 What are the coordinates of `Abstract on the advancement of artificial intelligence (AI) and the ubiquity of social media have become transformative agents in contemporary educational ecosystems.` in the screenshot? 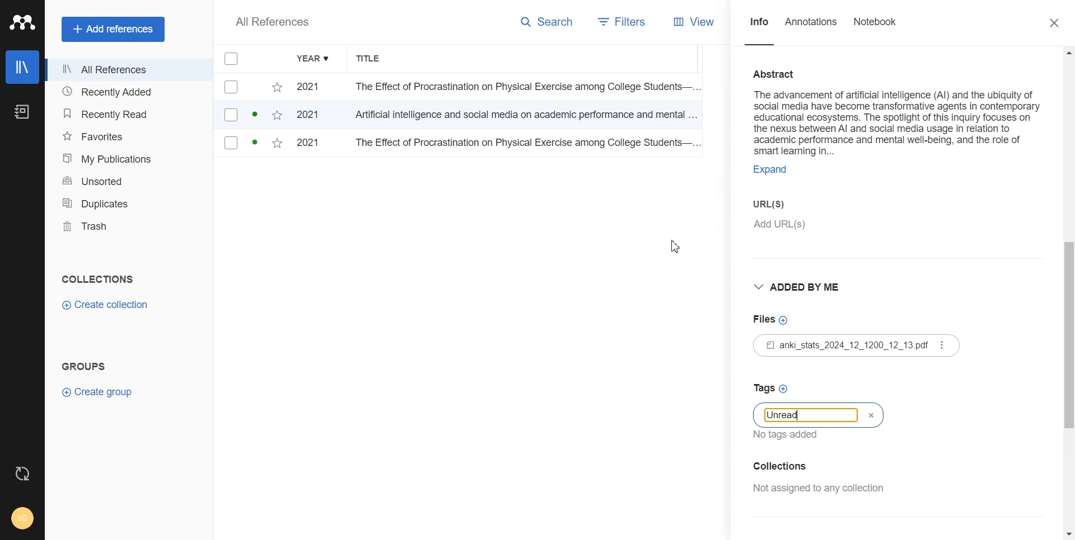 It's located at (897, 108).